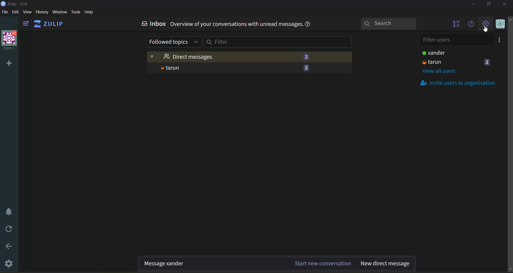  What do you see at coordinates (488, 5) in the screenshot?
I see `maximize` at bounding box center [488, 5].